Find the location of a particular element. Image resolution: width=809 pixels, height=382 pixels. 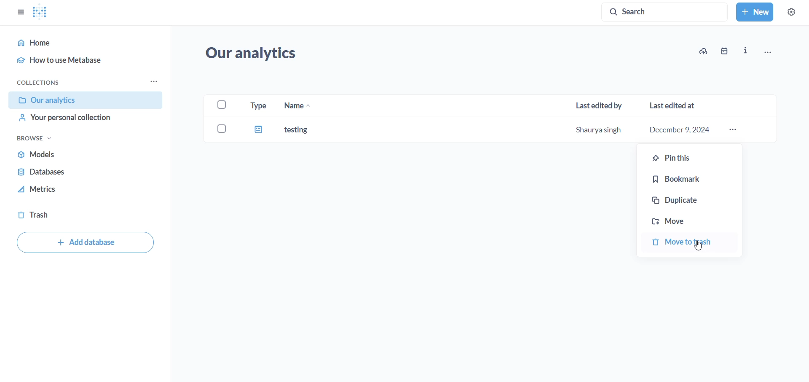

select checkbox is located at coordinates (220, 129).